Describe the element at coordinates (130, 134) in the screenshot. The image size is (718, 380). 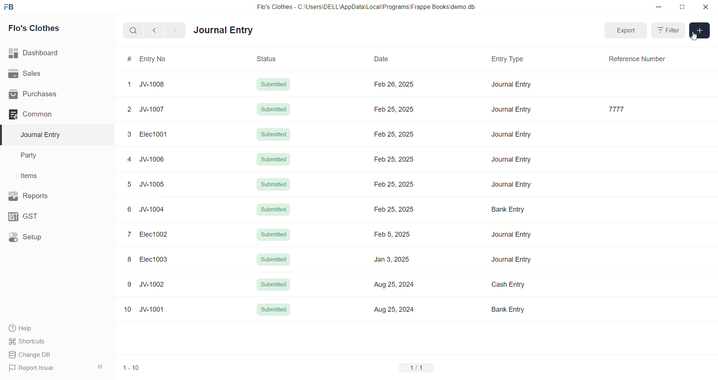
I see `3` at that location.